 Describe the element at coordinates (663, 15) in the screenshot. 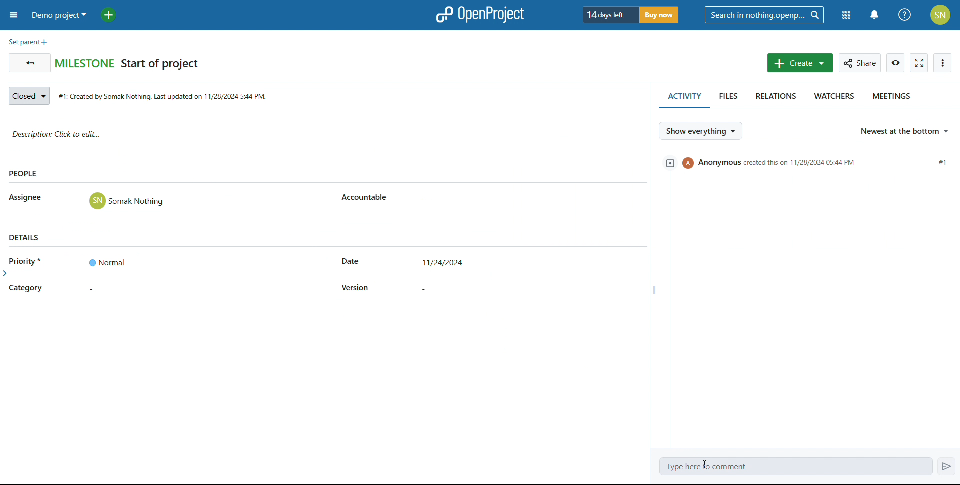

I see `buy now` at that location.